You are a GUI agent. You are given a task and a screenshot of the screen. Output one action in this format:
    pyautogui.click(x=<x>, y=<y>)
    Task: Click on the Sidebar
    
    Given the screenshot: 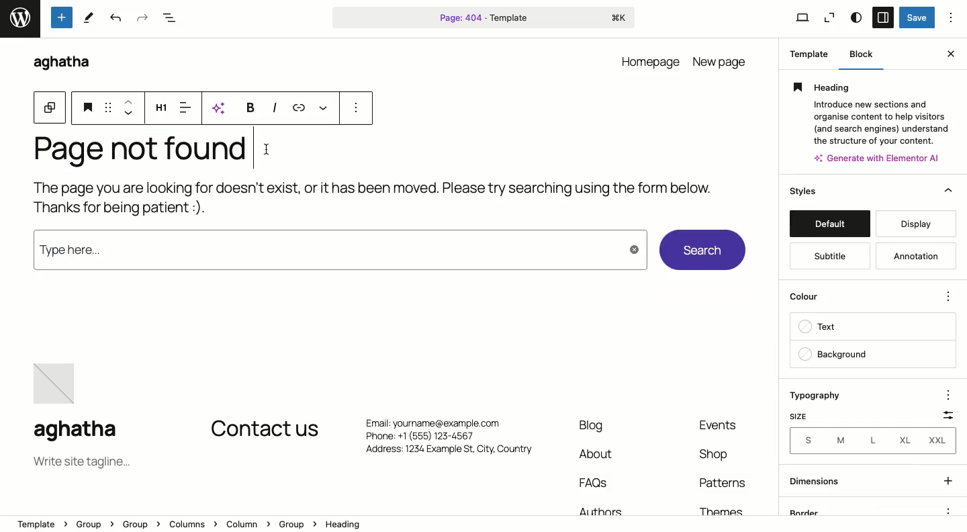 What is the action you would take?
    pyautogui.click(x=884, y=17)
    